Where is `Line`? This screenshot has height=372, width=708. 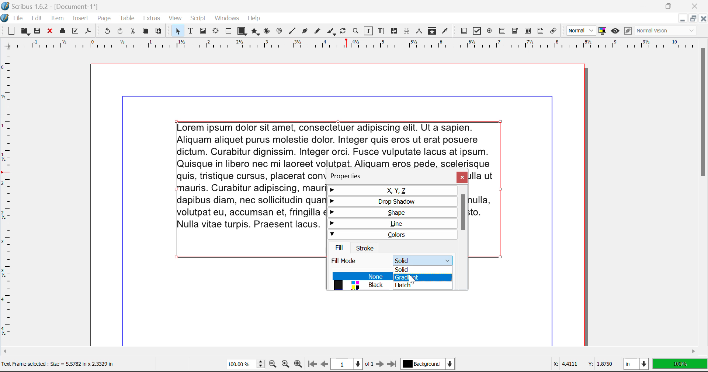
Line is located at coordinates (392, 224).